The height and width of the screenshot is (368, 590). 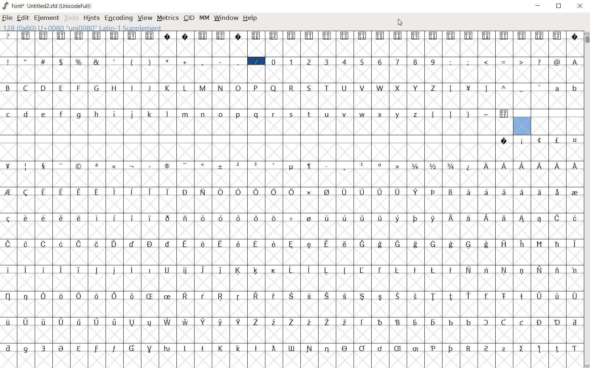 What do you see at coordinates (539, 62) in the screenshot?
I see `glyph` at bounding box center [539, 62].